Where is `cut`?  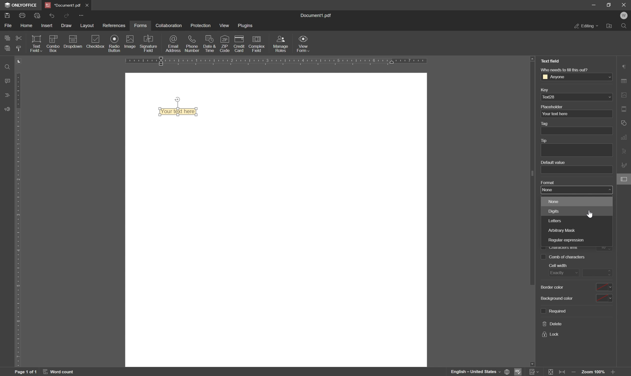 cut is located at coordinates (17, 39).